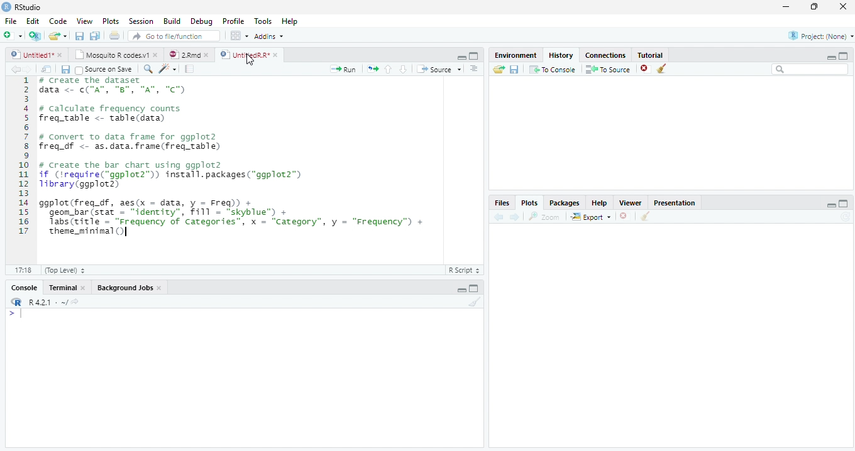  I want to click on Plots, so click(111, 22).